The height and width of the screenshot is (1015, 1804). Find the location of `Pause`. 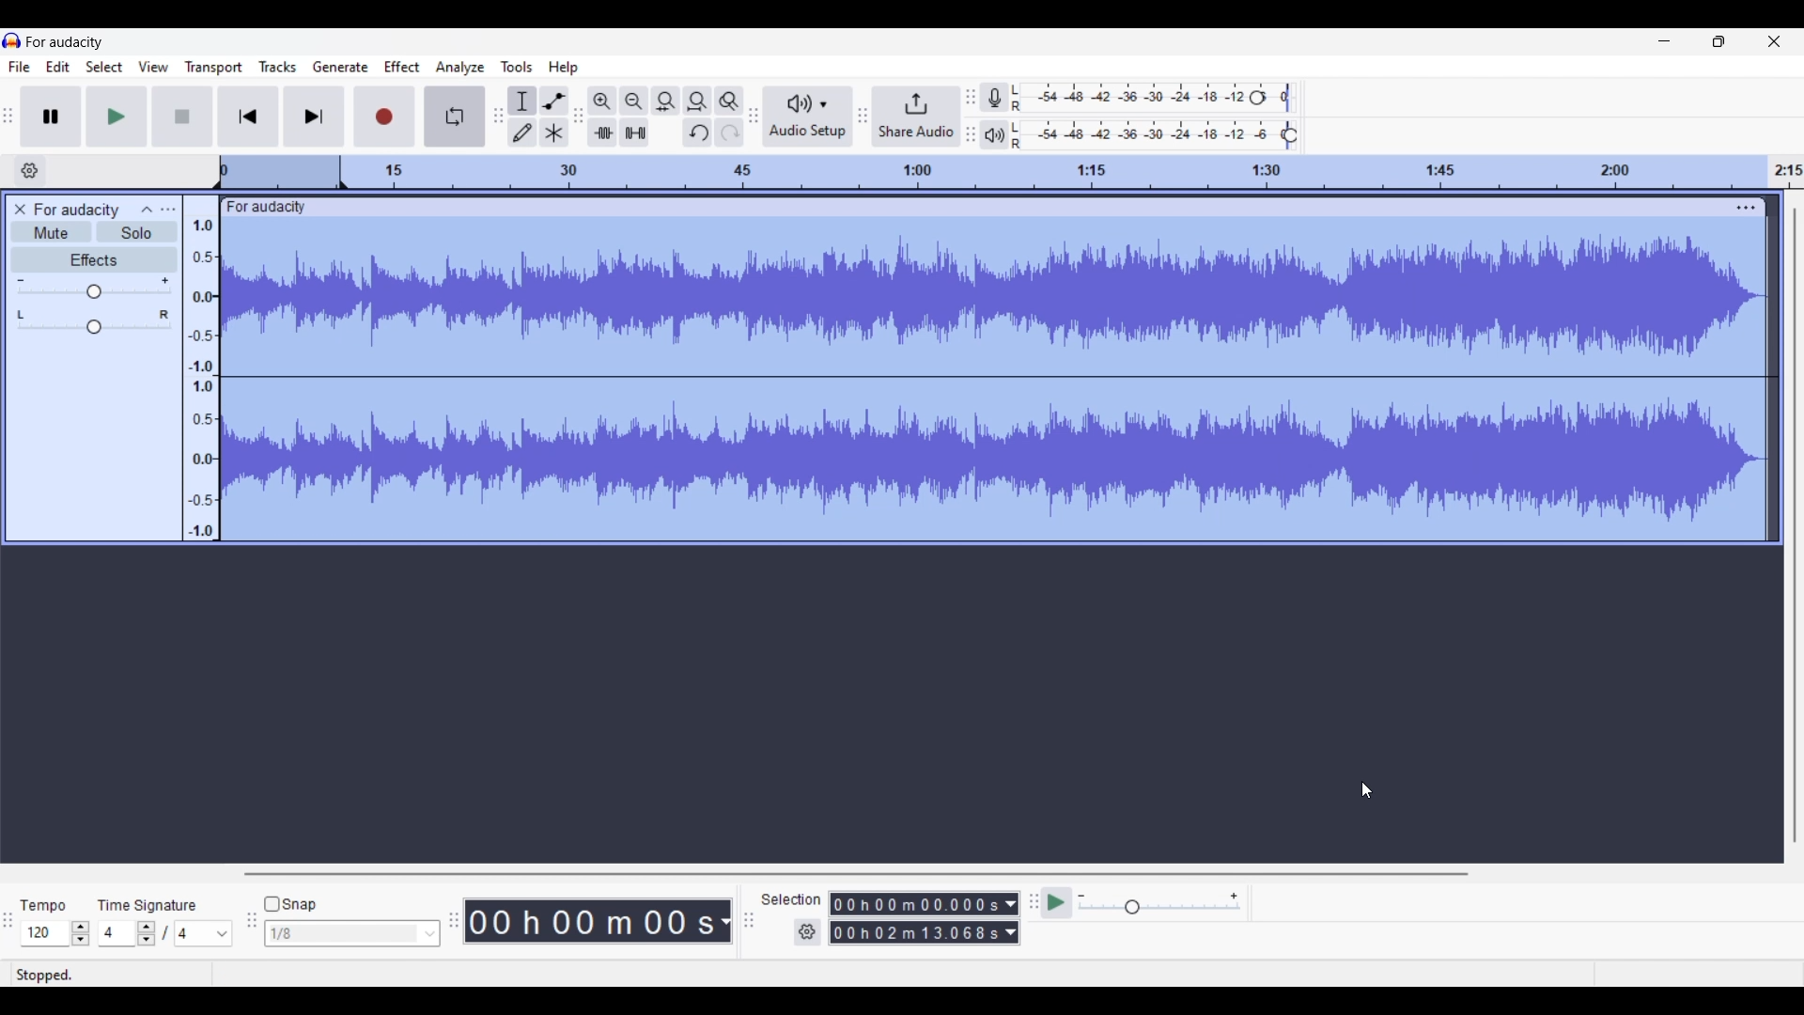

Pause is located at coordinates (51, 116).